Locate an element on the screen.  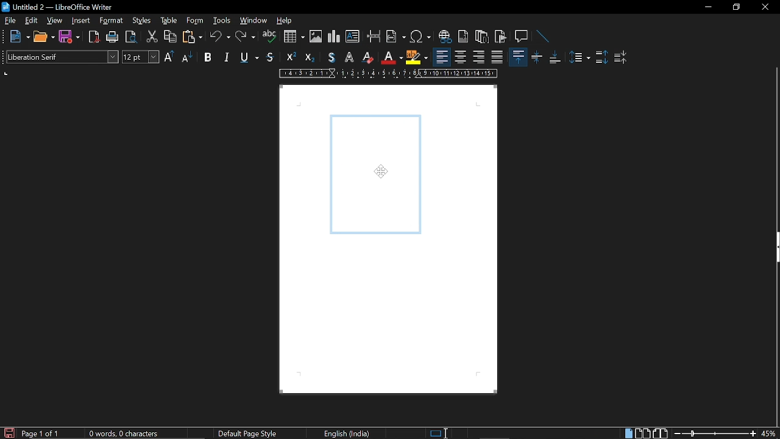
view is located at coordinates (55, 21).